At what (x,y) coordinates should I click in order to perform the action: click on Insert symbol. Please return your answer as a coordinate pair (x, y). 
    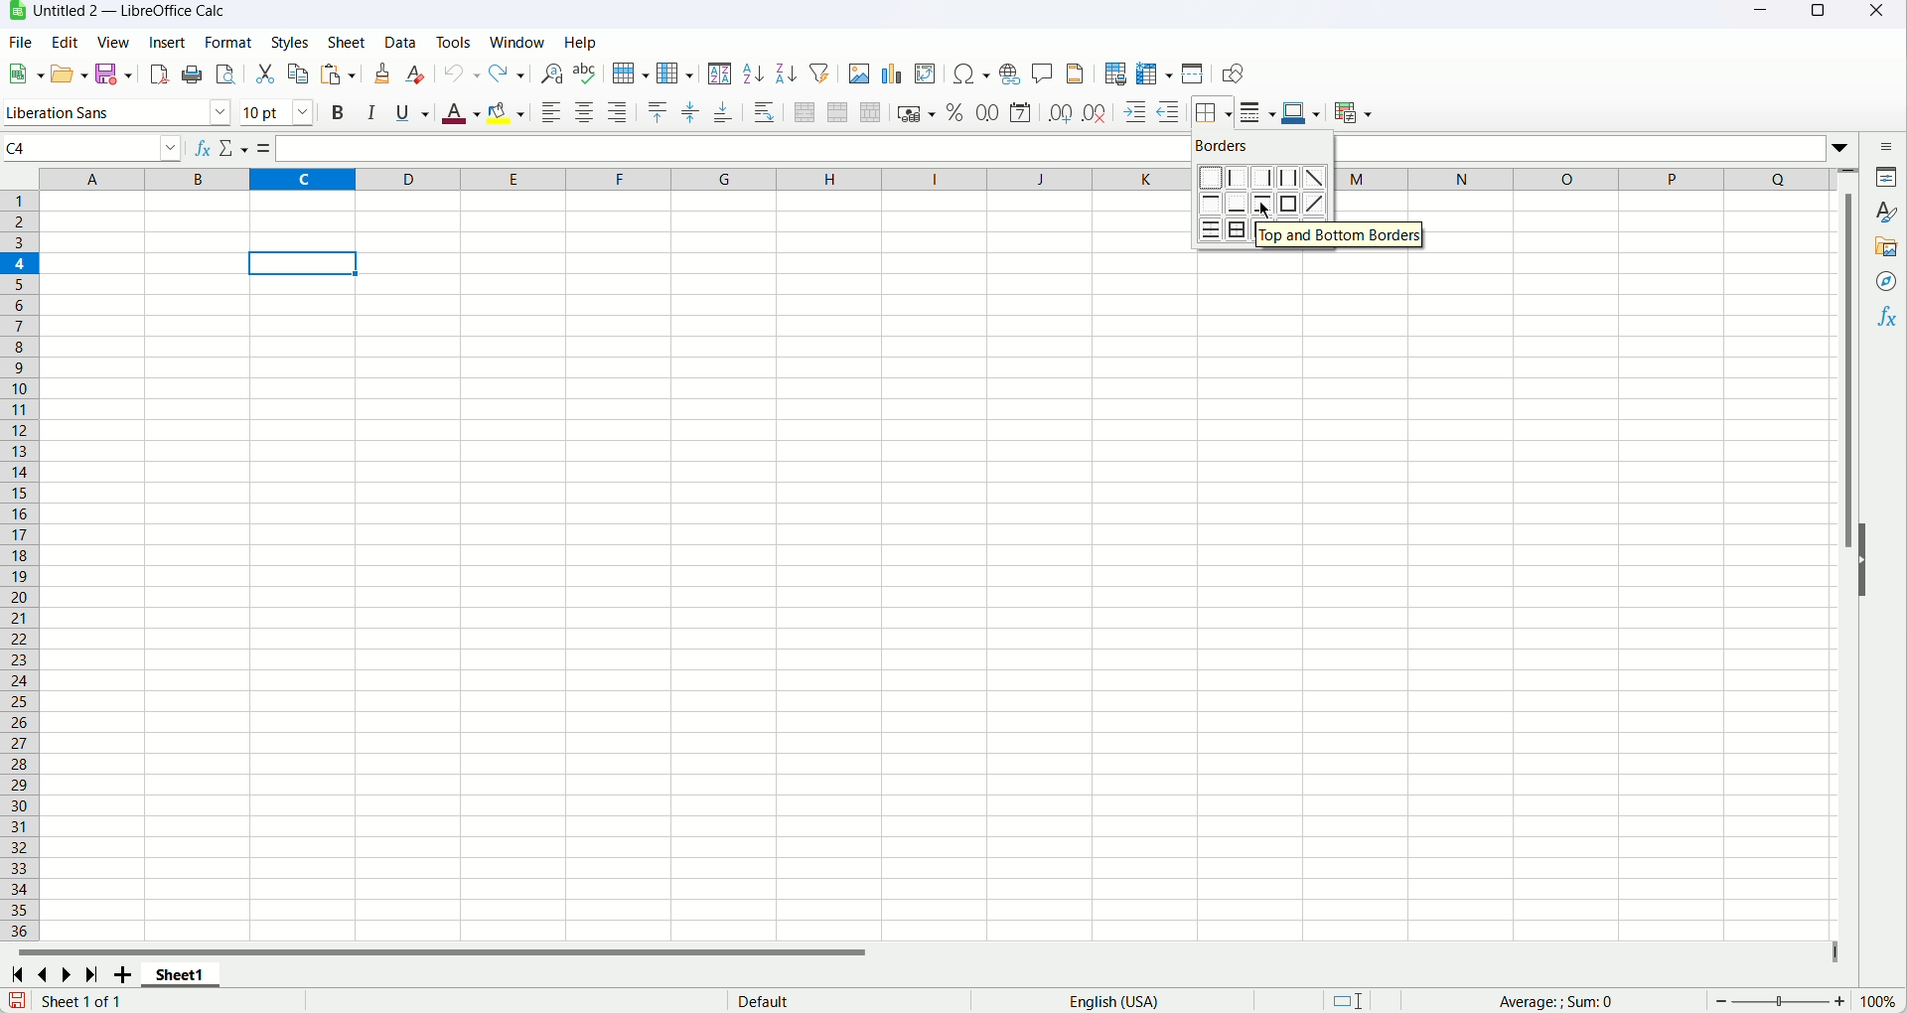
    Looking at the image, I should click on (973, 72).